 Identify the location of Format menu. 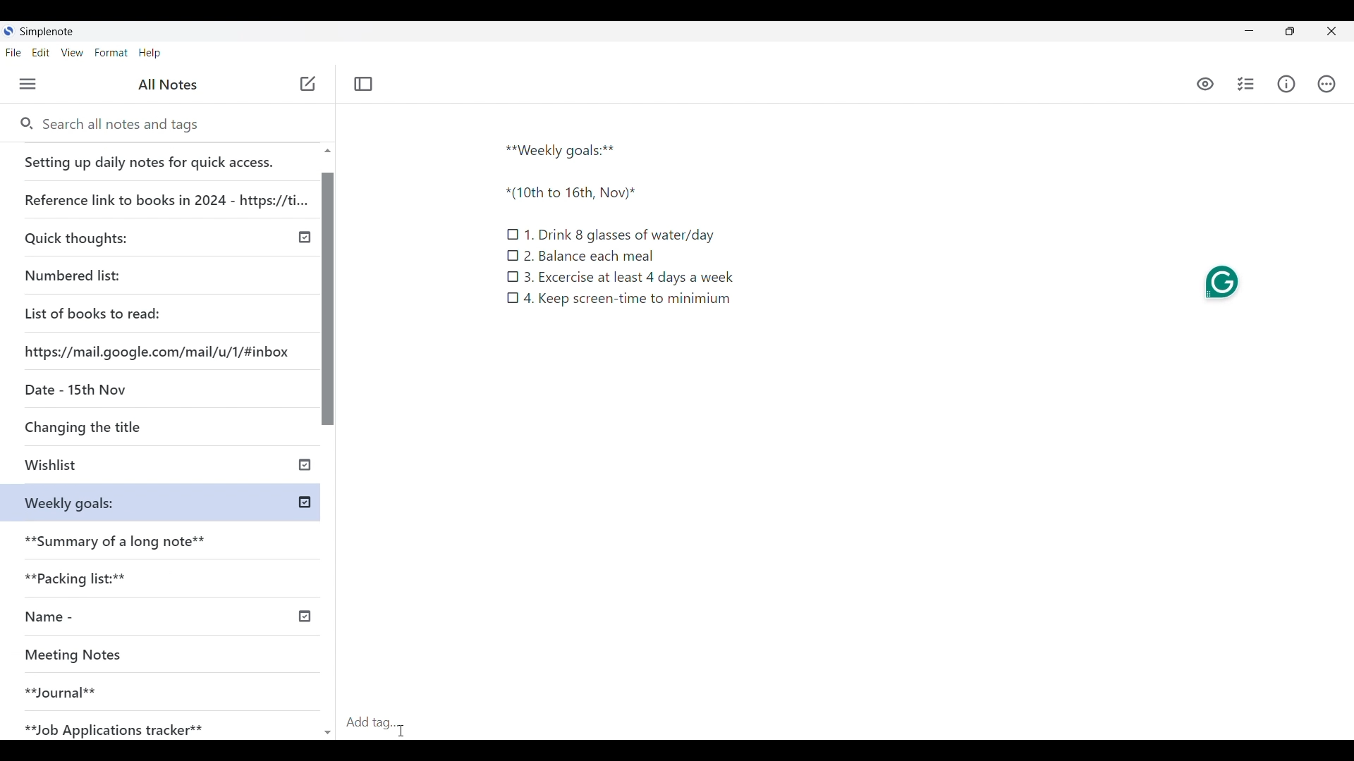
(111, 53).